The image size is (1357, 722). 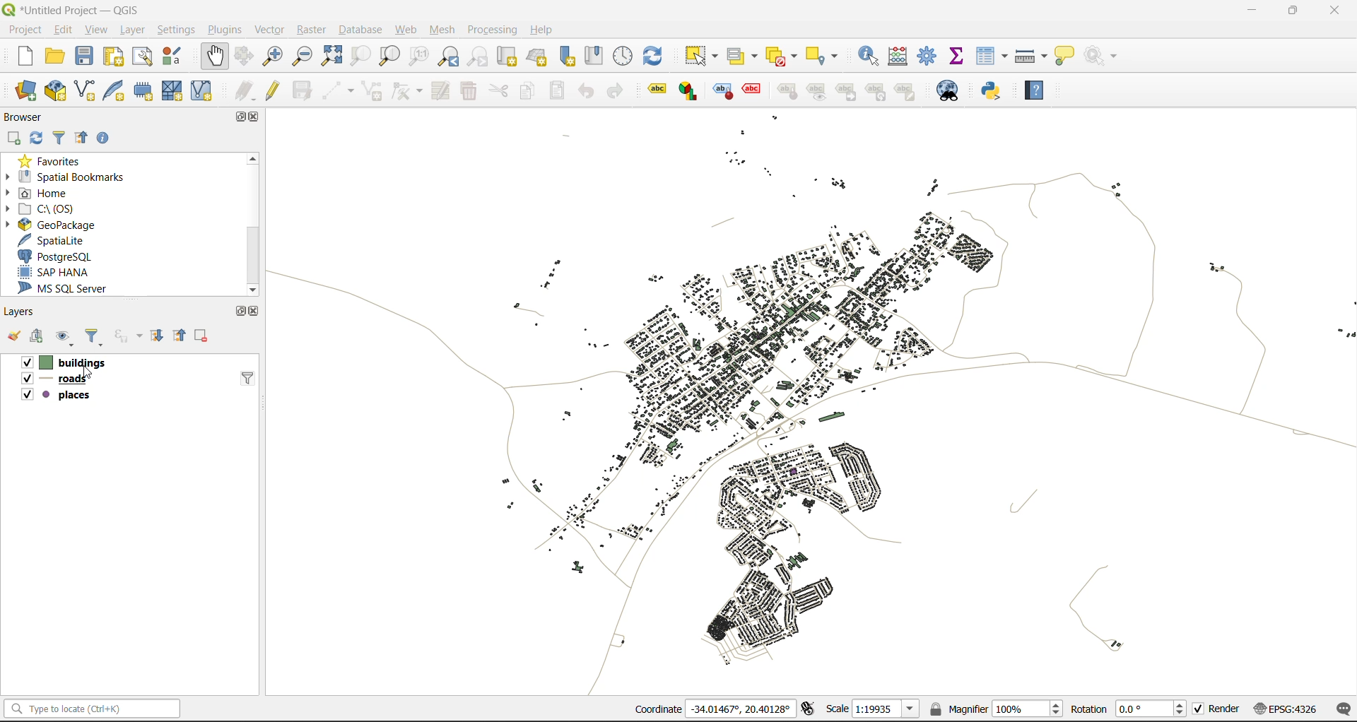 I want to click on collapse all, so click(x=82, y=136).